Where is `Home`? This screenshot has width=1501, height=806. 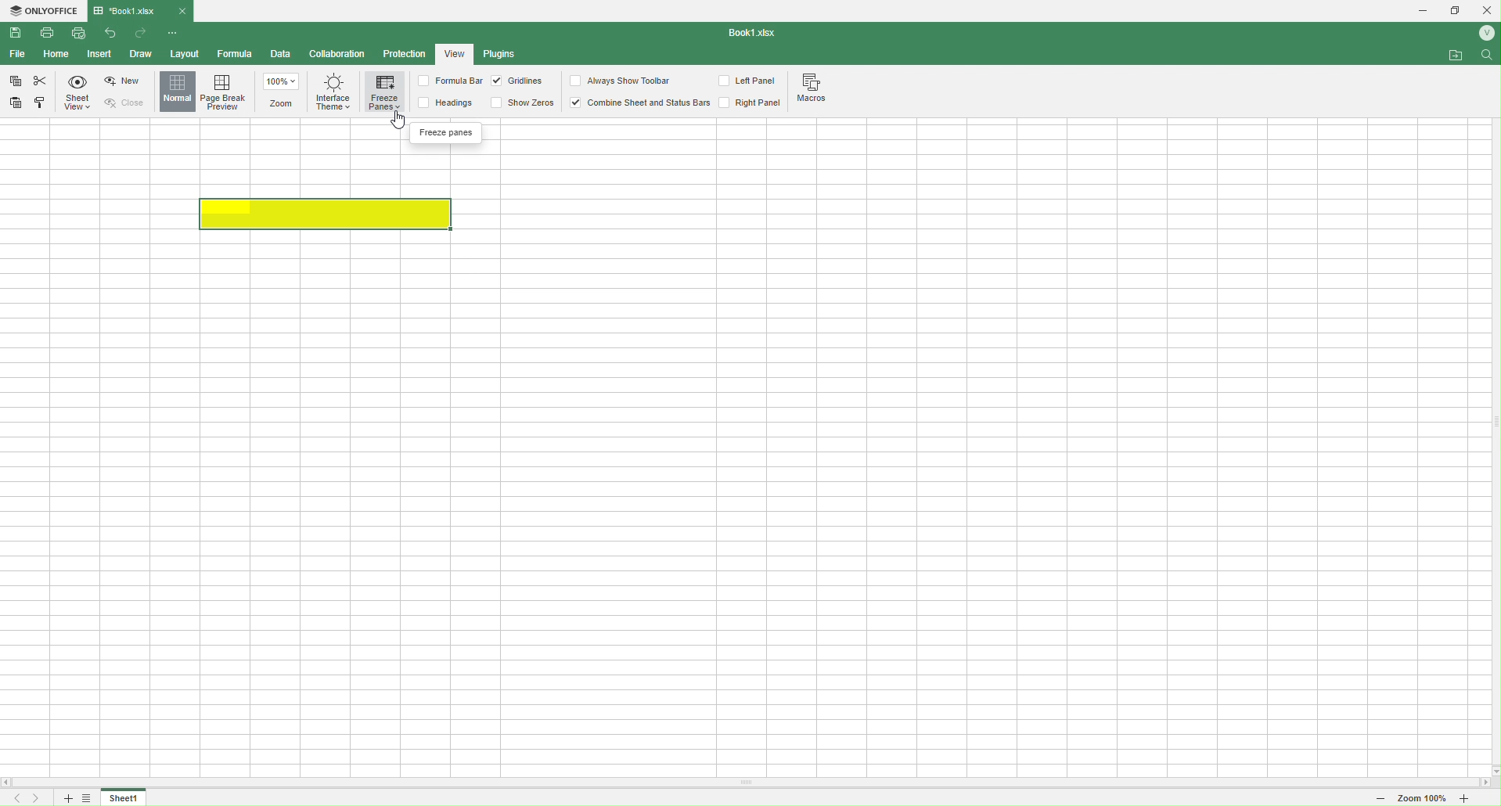 Home is located at coordinates (57, 55).